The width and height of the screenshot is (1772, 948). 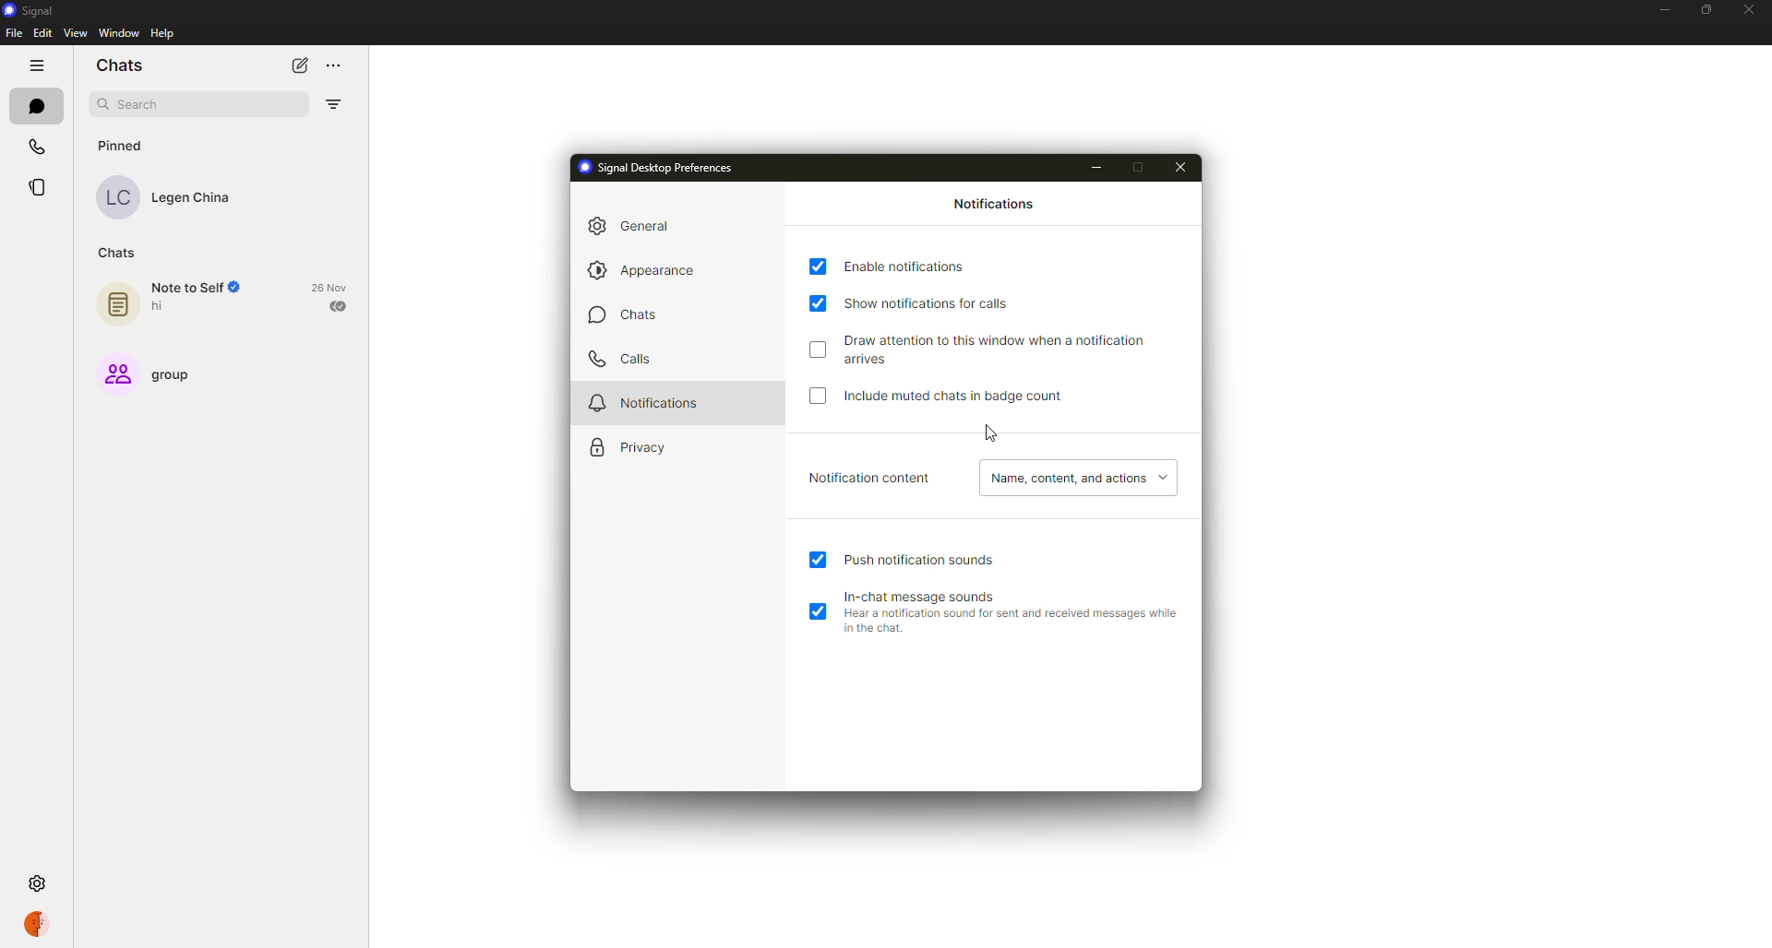 I want to click on chats, so click(x=623, y=317).